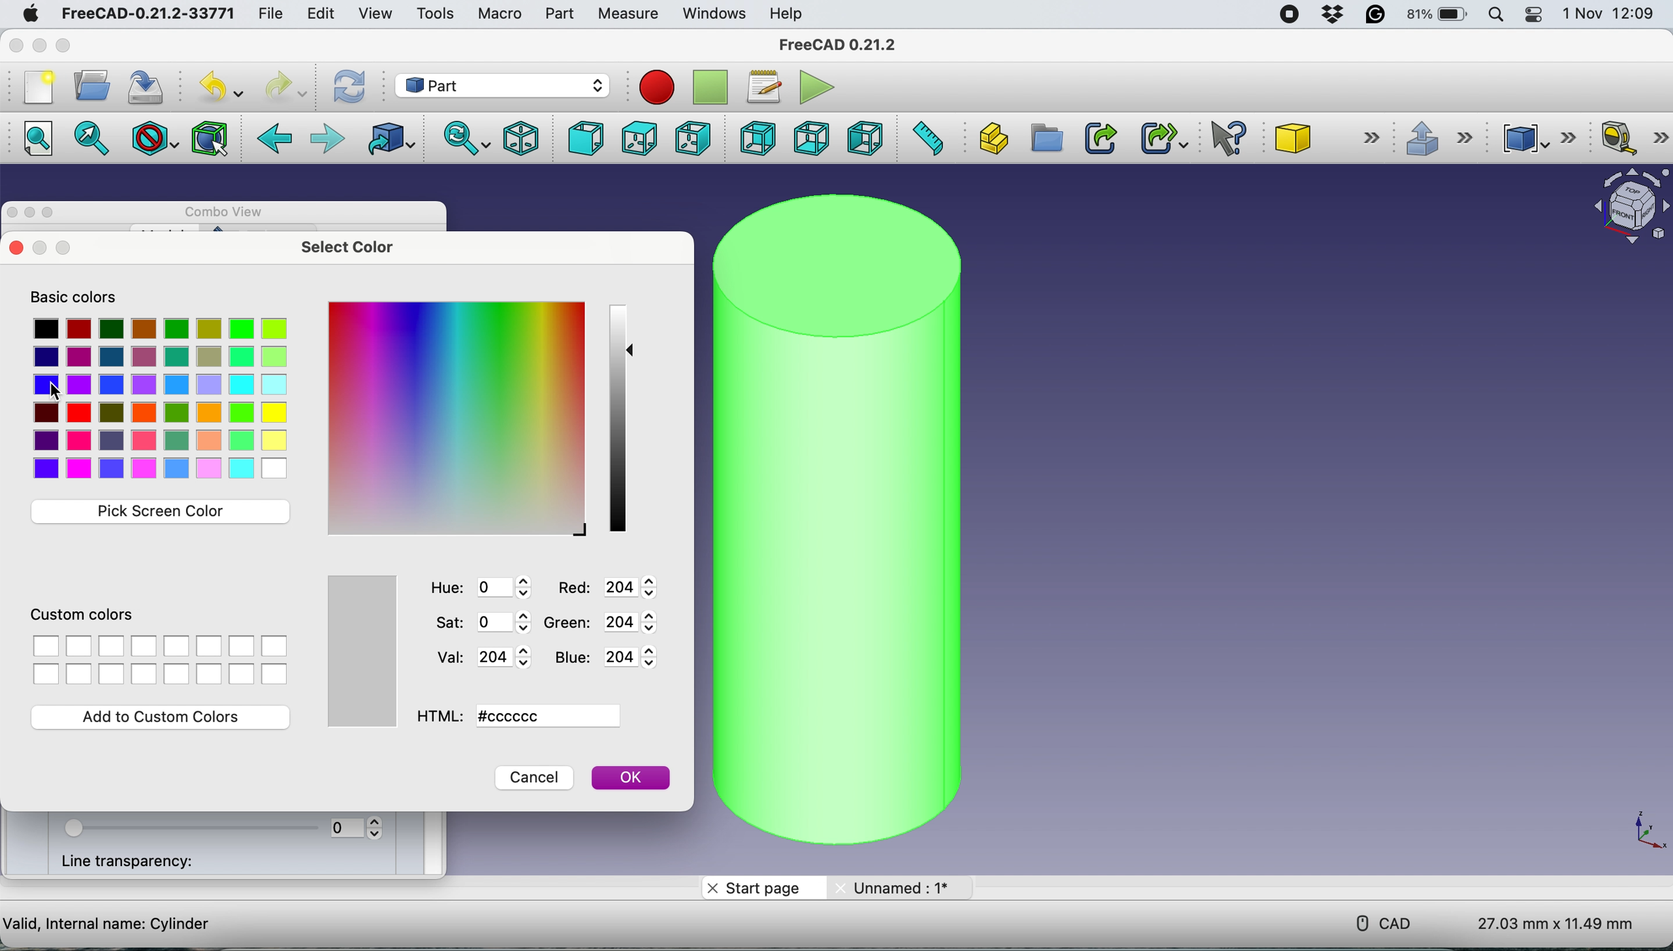 This screenshot has width=1673, height=951. Describe the element at coordinates (69, 46) in the screenshot. I see `maximise` at that location.